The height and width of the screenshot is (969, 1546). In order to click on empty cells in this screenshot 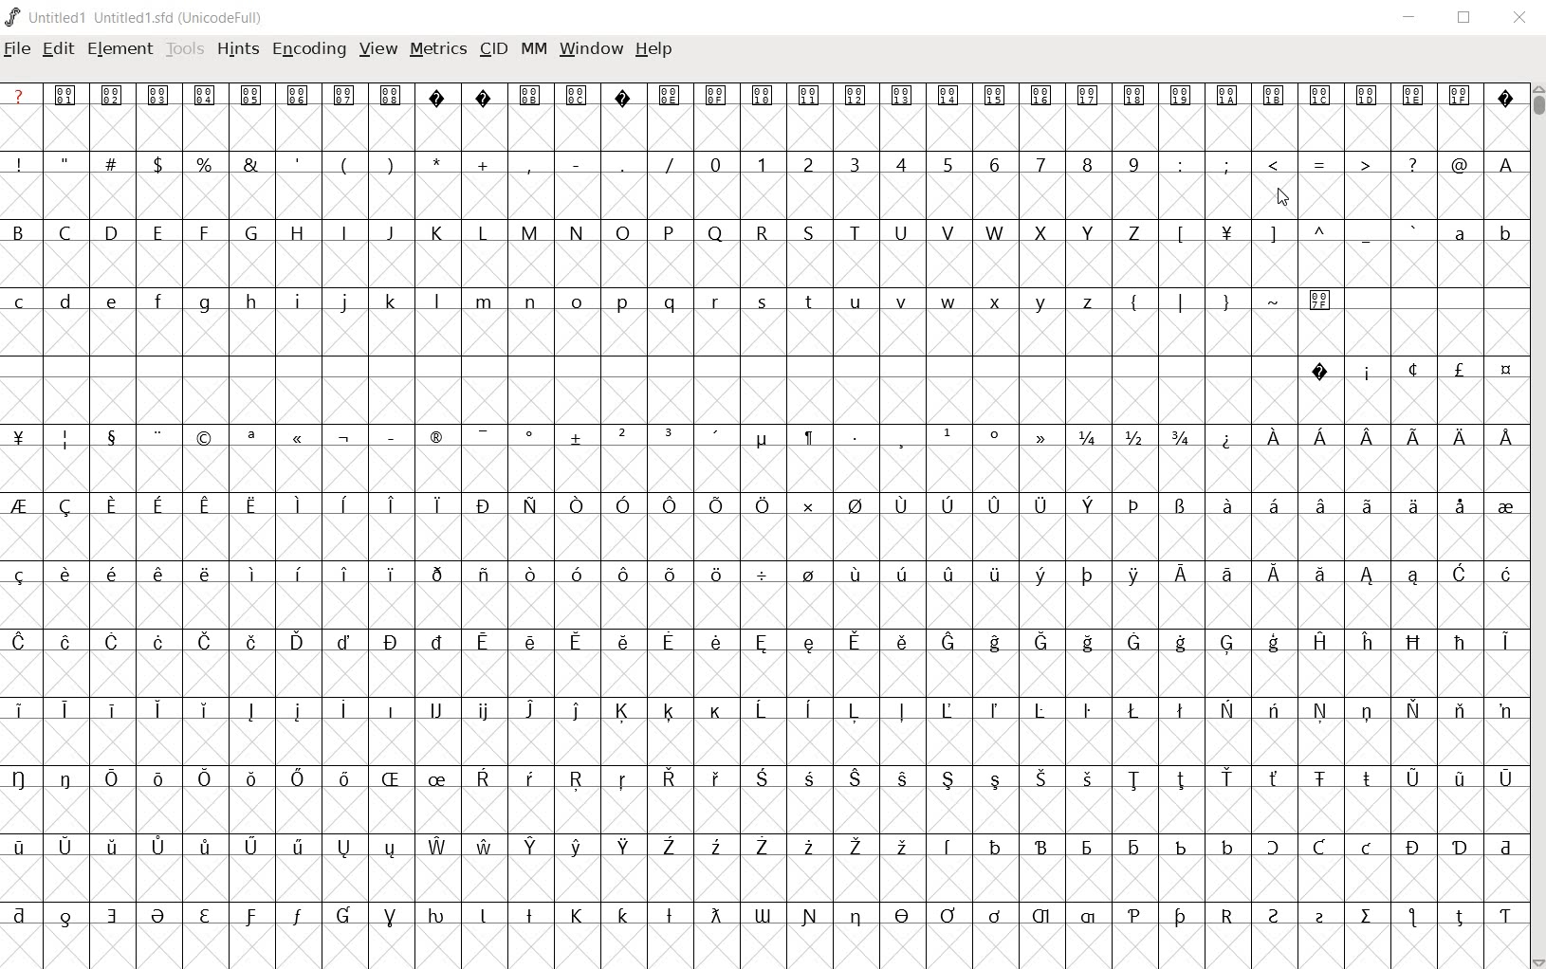, I will do `click(764, 263)`.